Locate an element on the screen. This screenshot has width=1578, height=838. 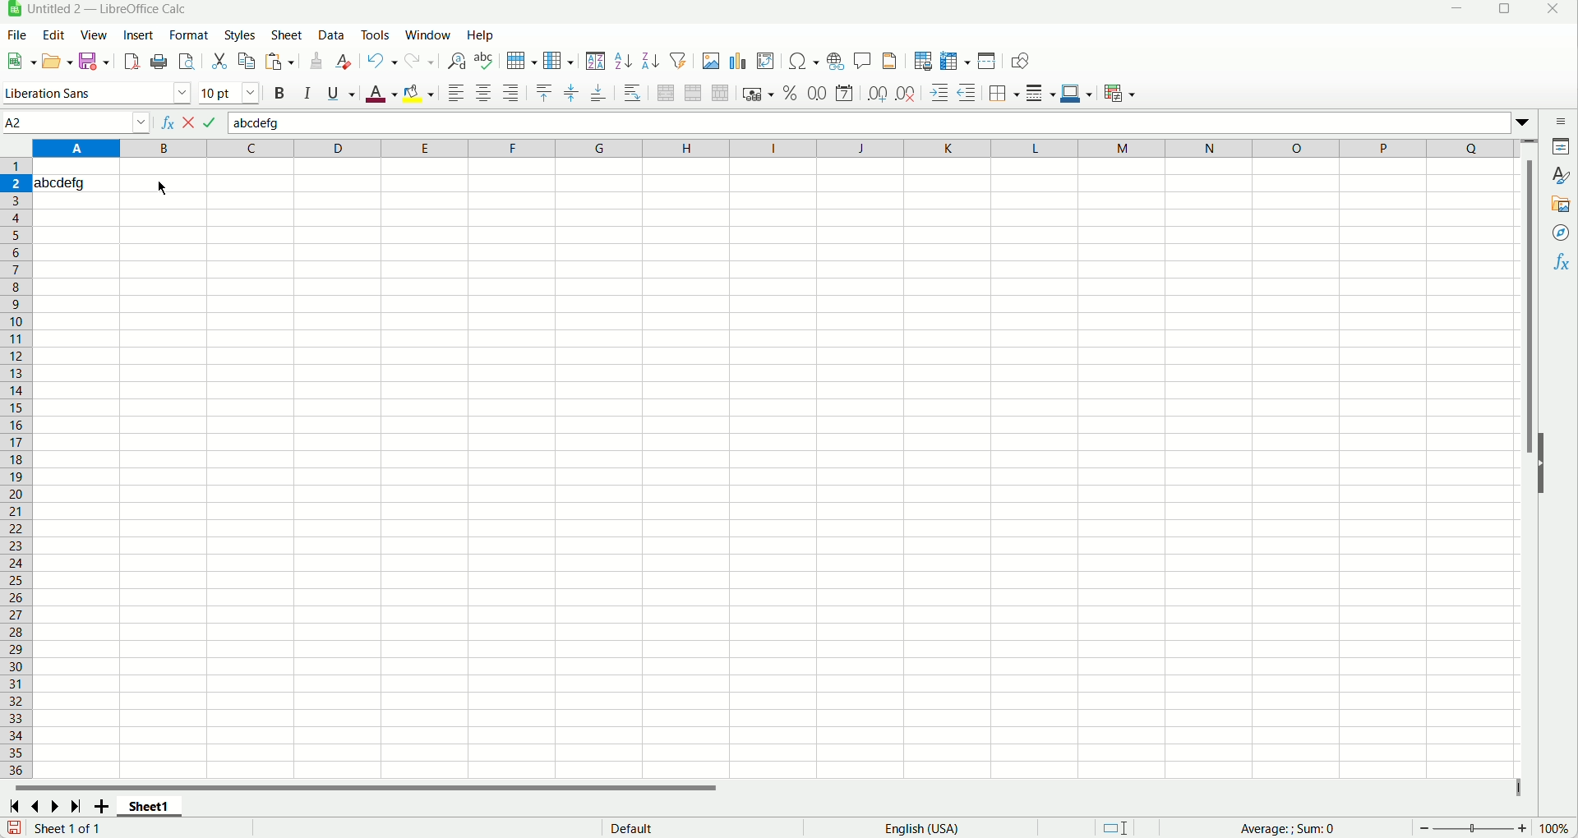
format as number is located at coordinates (817, 94).